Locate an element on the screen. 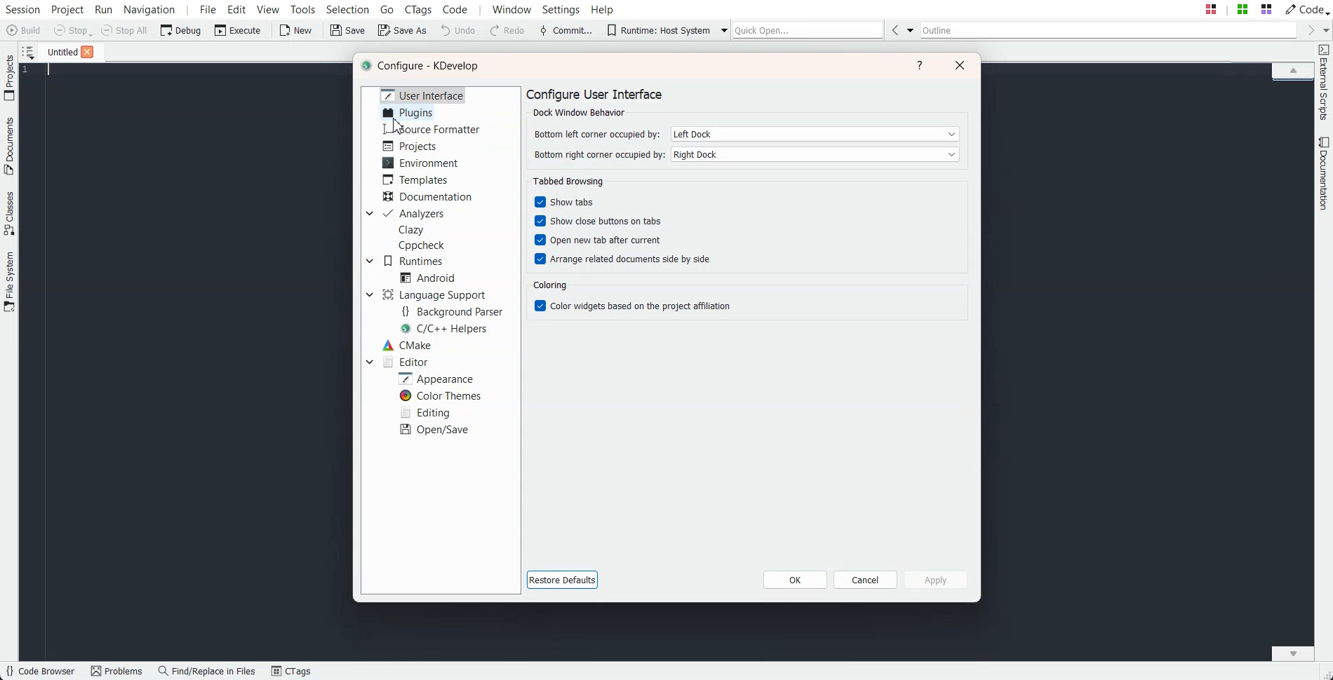  Color widgets based on the project affiliation is located at coordinates (631, 305).